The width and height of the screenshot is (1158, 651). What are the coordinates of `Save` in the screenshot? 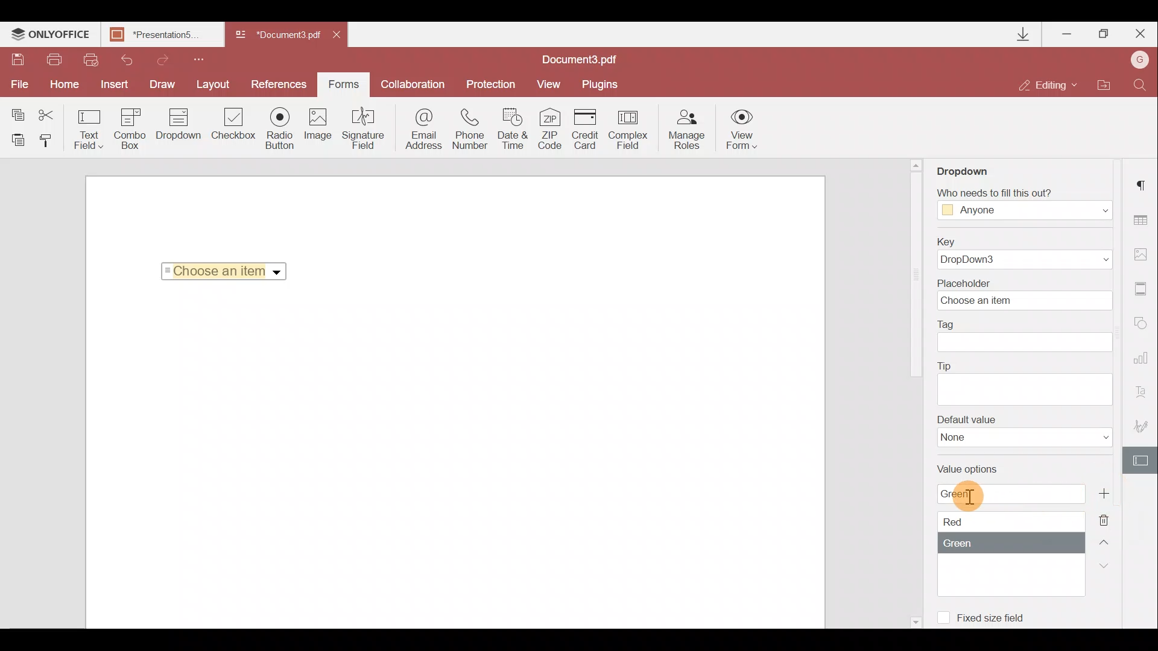 It's located at (17, 60).